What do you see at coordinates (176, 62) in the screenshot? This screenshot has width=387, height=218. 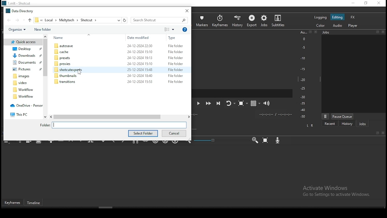 I see `File type` at bounding box center [176, 62].